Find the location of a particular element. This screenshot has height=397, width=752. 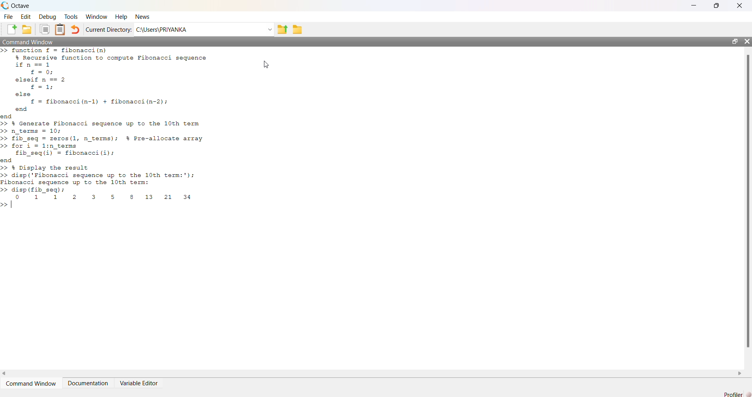

close is located at coordinates (747, 41).